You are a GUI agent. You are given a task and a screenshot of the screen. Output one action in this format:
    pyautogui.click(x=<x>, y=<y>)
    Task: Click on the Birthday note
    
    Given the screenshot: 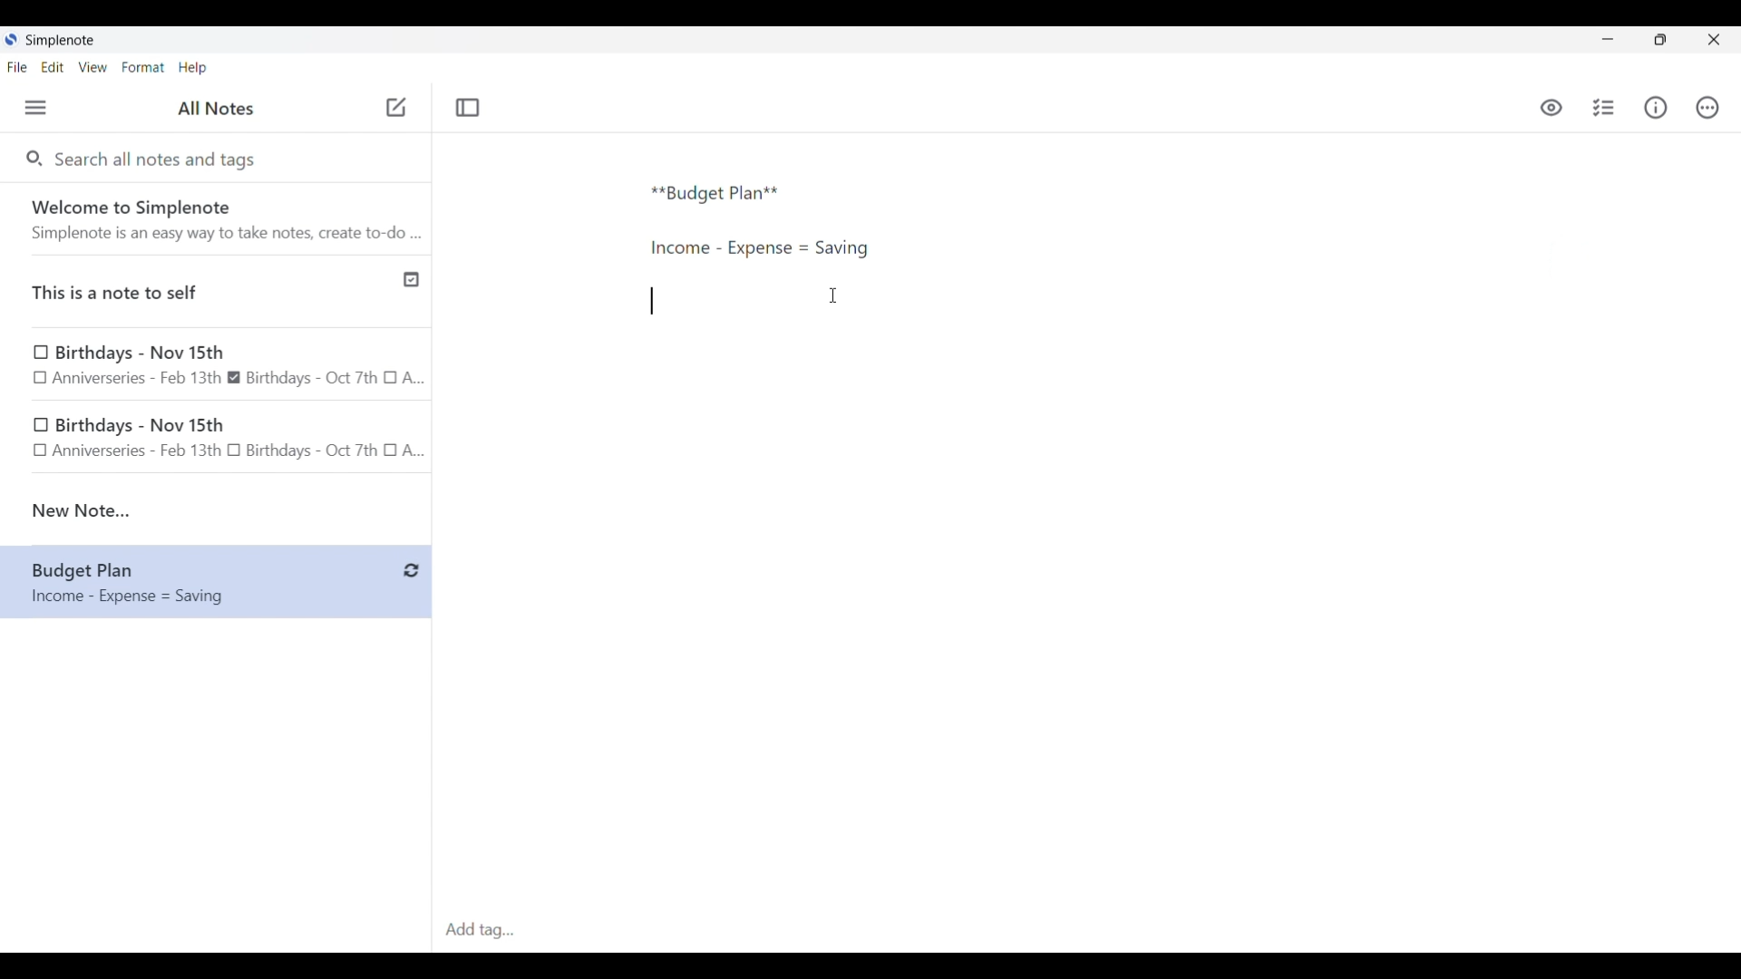 What is the action you would take?
    pyautogui.click(x=217, y=365)
    